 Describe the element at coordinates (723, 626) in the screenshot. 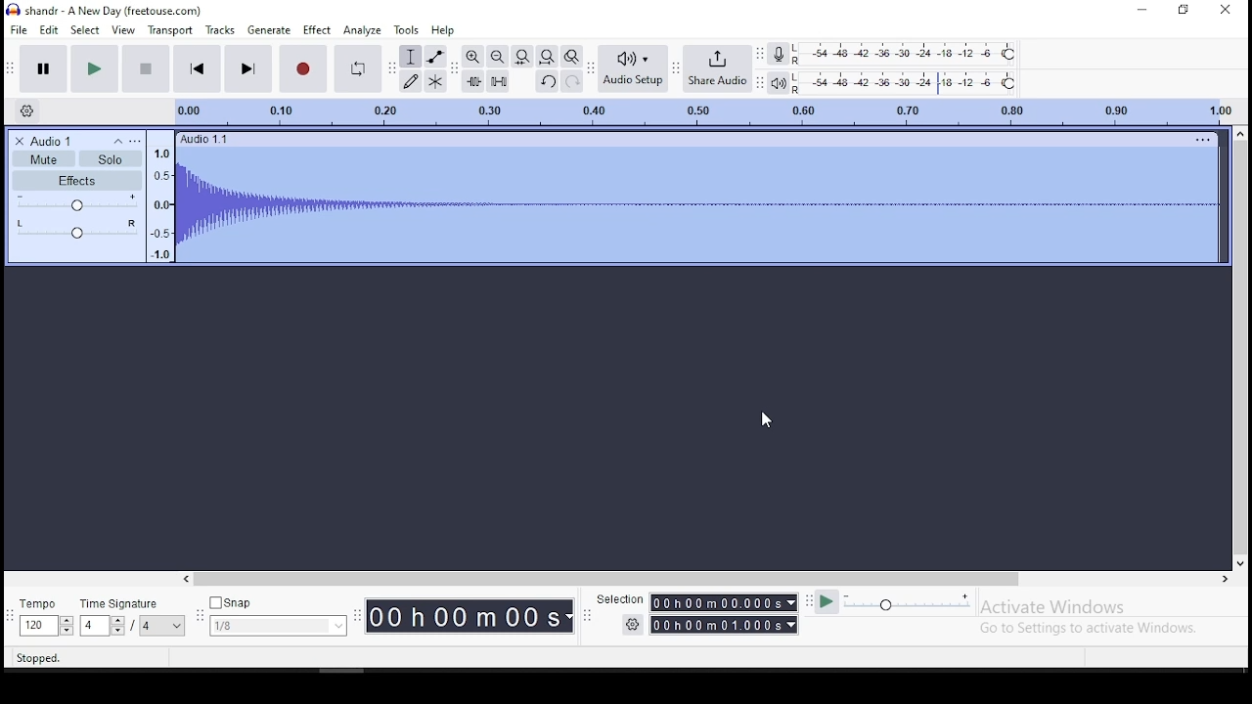

I see `00h00m00s` at that location.